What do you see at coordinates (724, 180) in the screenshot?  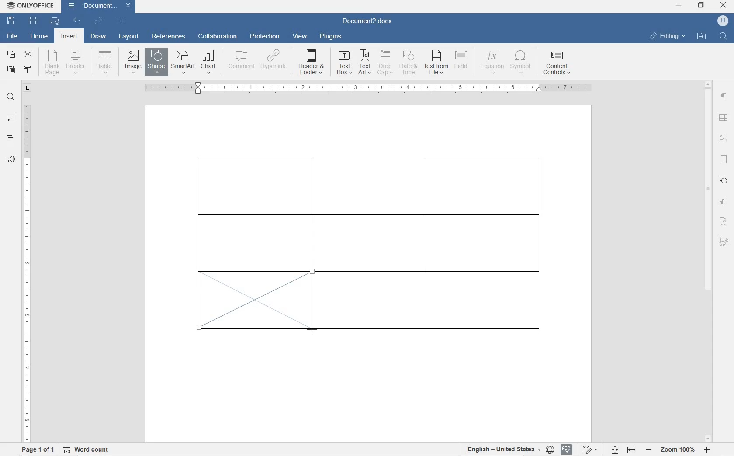 I see `shape` at bounding box center [724, 180].